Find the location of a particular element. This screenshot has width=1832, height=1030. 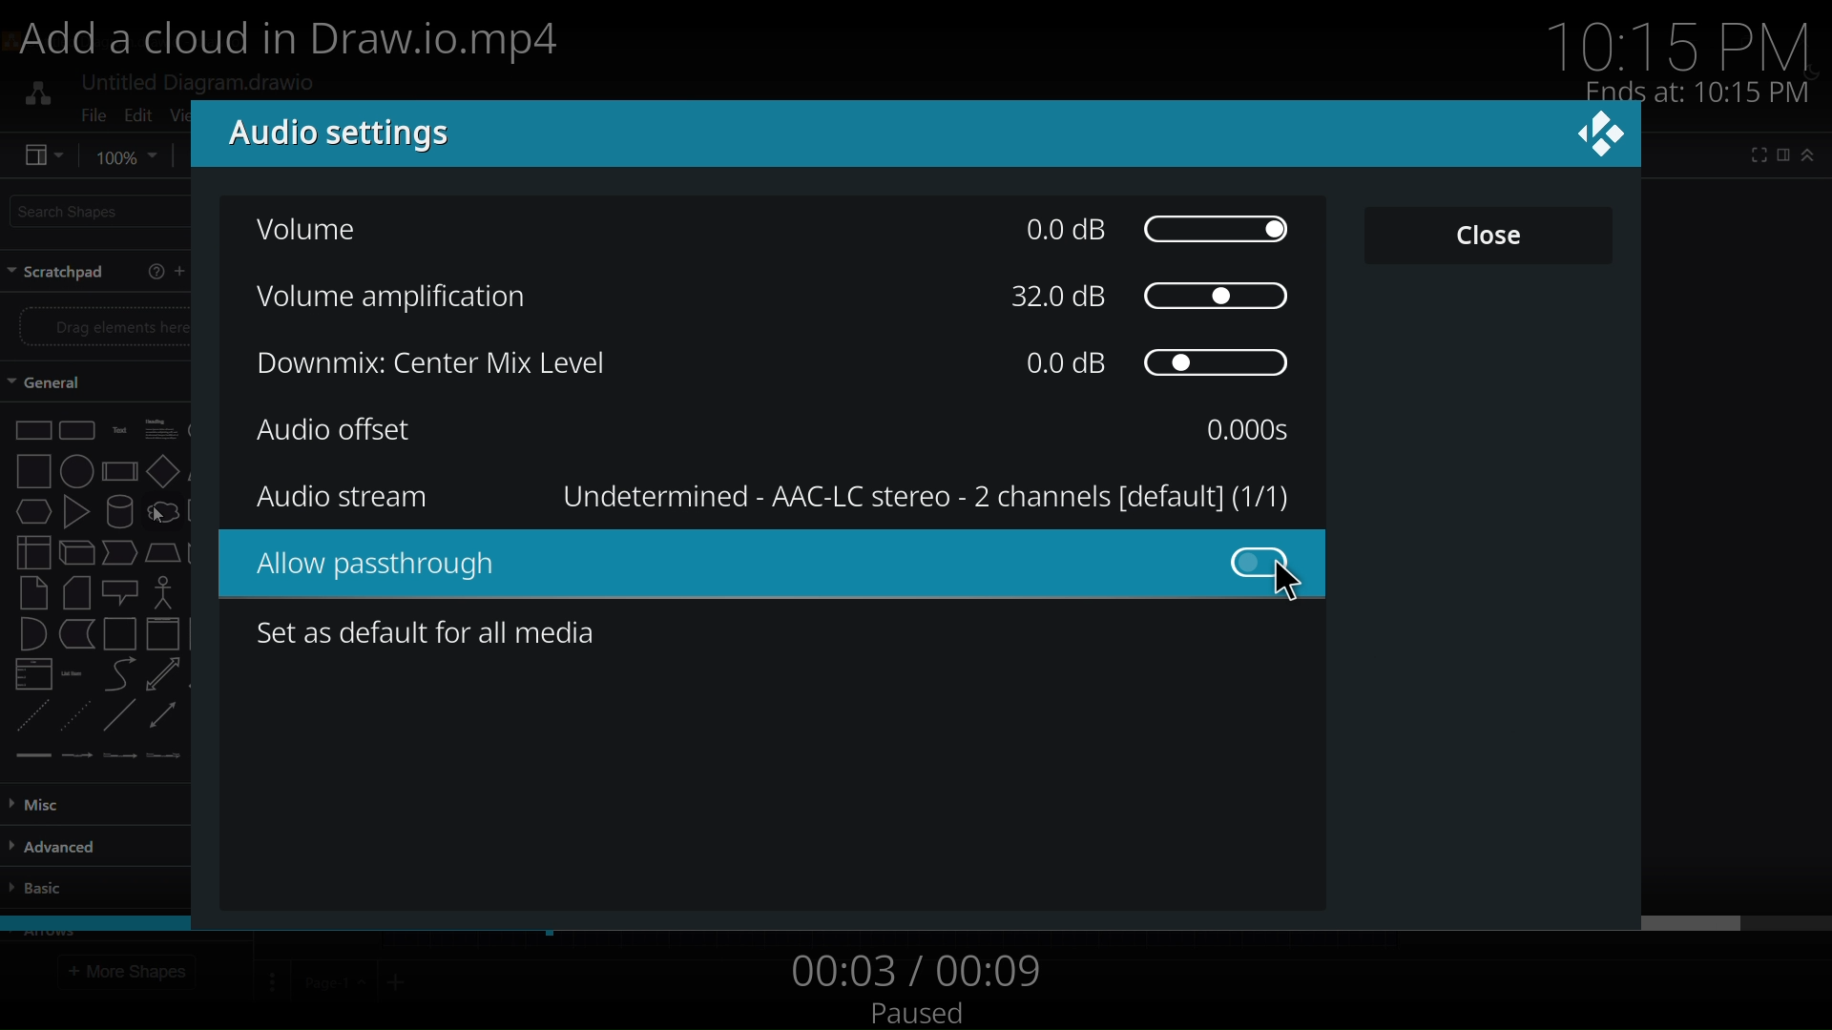

10:15 PM is located at coordinates (1685, 45).